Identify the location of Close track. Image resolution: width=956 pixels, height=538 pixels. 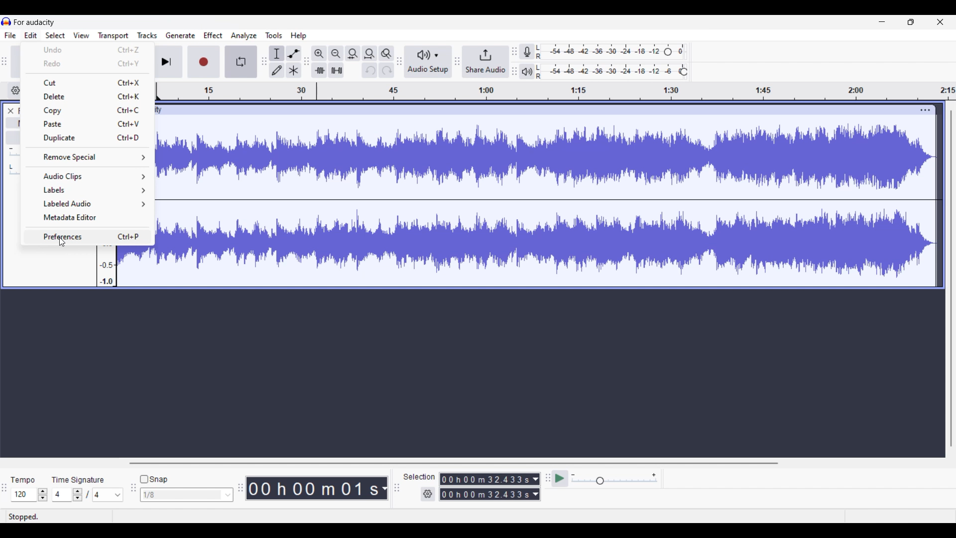
(11, 111).